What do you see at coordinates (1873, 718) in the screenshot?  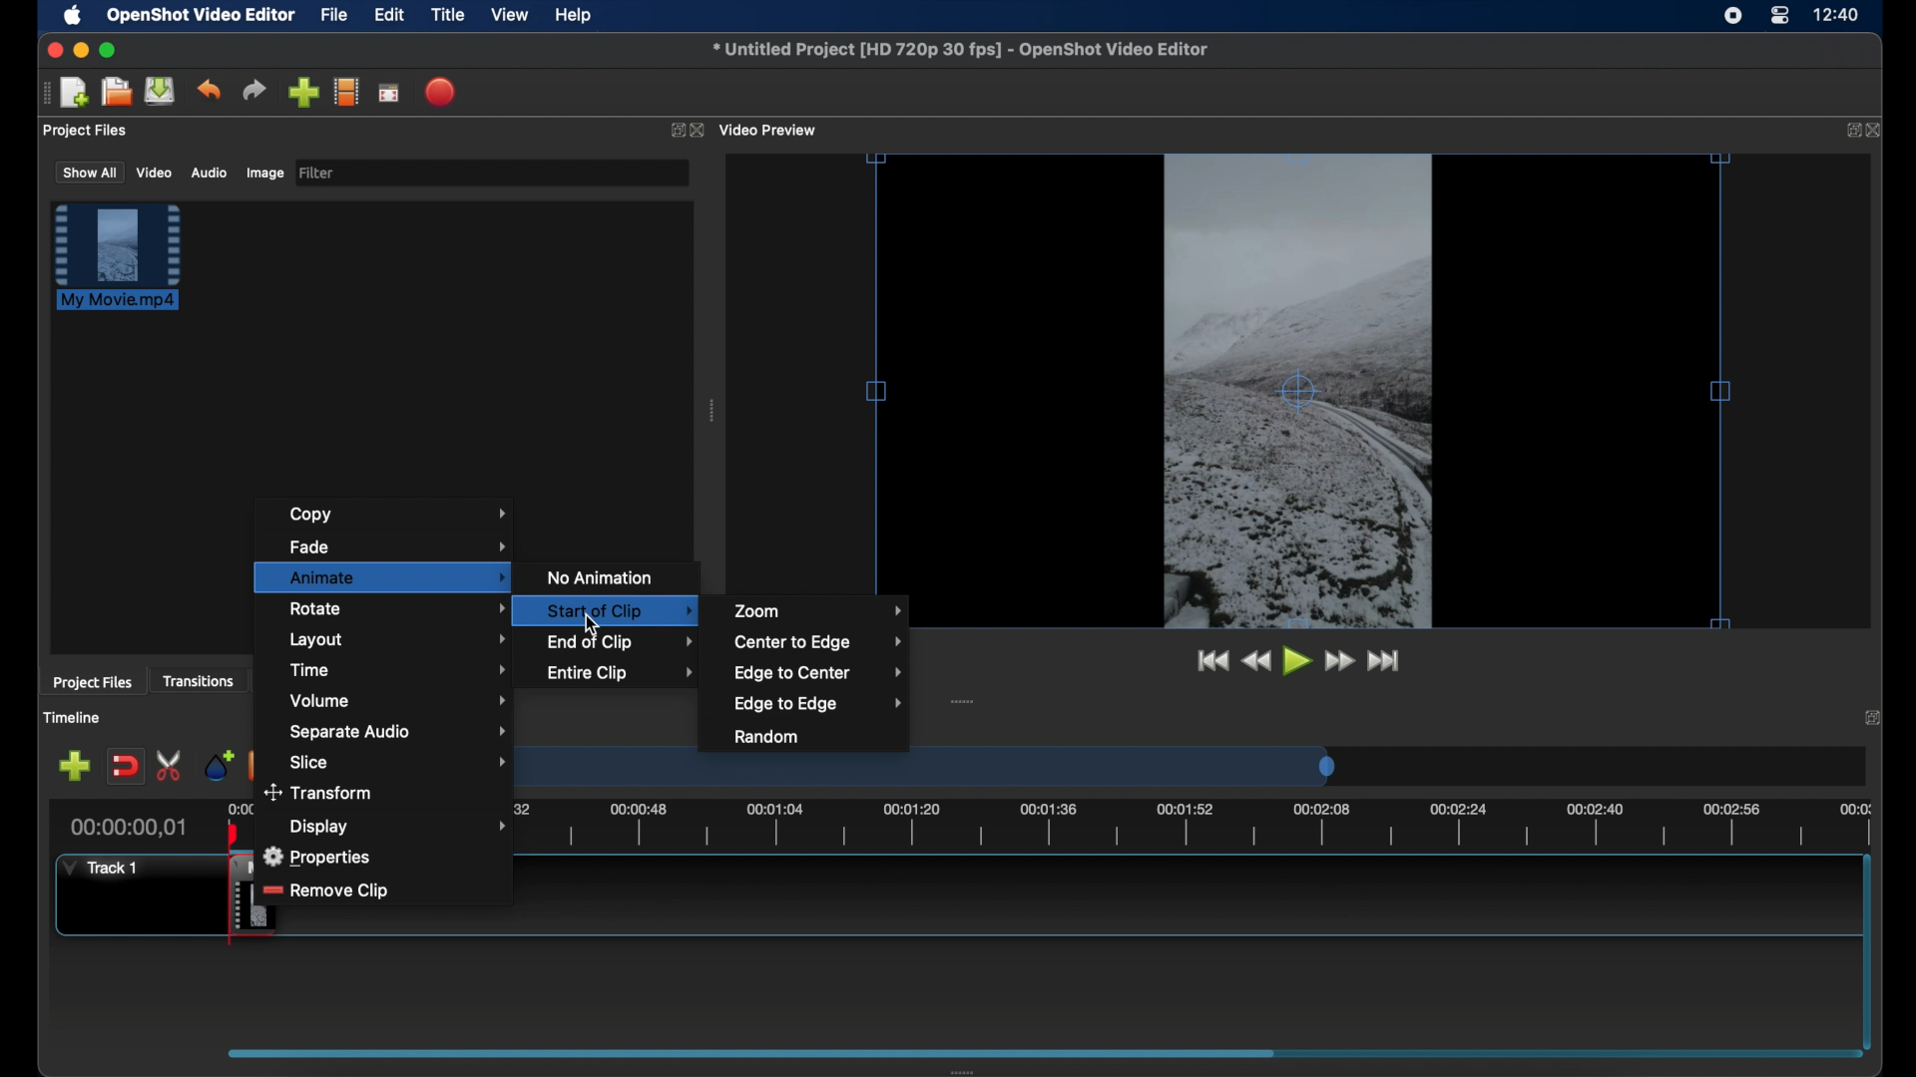 I see `expand` at bounding box center [1873, 718].